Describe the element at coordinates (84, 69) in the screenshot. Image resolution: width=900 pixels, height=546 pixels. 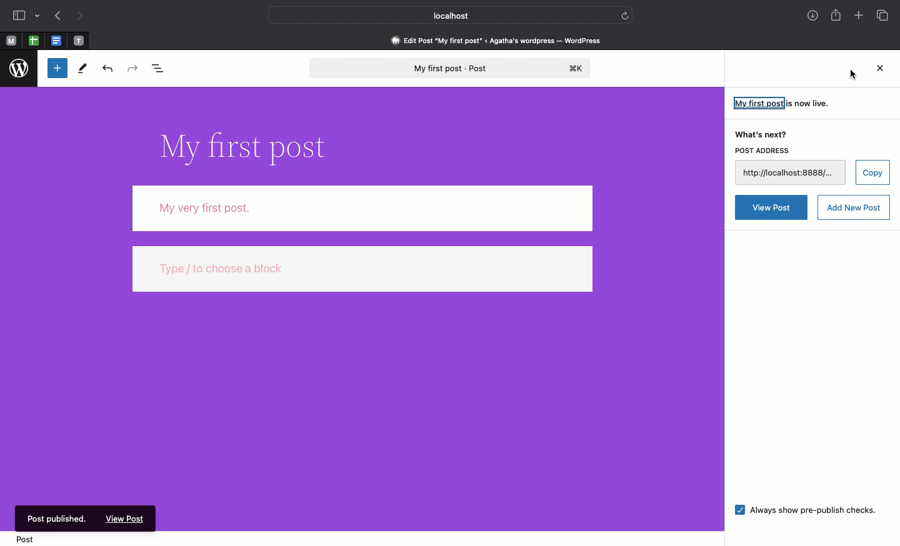
I see `Tools` at that location.